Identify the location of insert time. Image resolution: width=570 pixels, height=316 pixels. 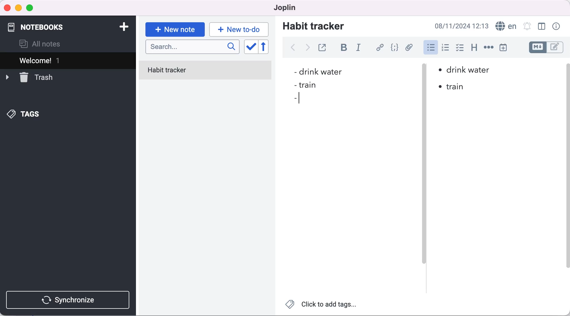
(503, 47).